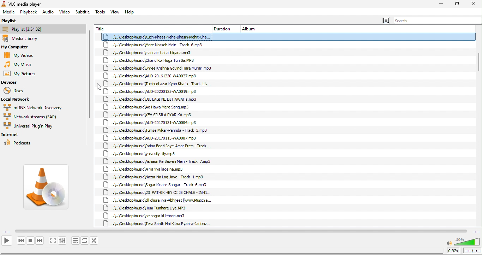 This screenshot has width=482, height=255. I want to click on volume, so click(467, 242).